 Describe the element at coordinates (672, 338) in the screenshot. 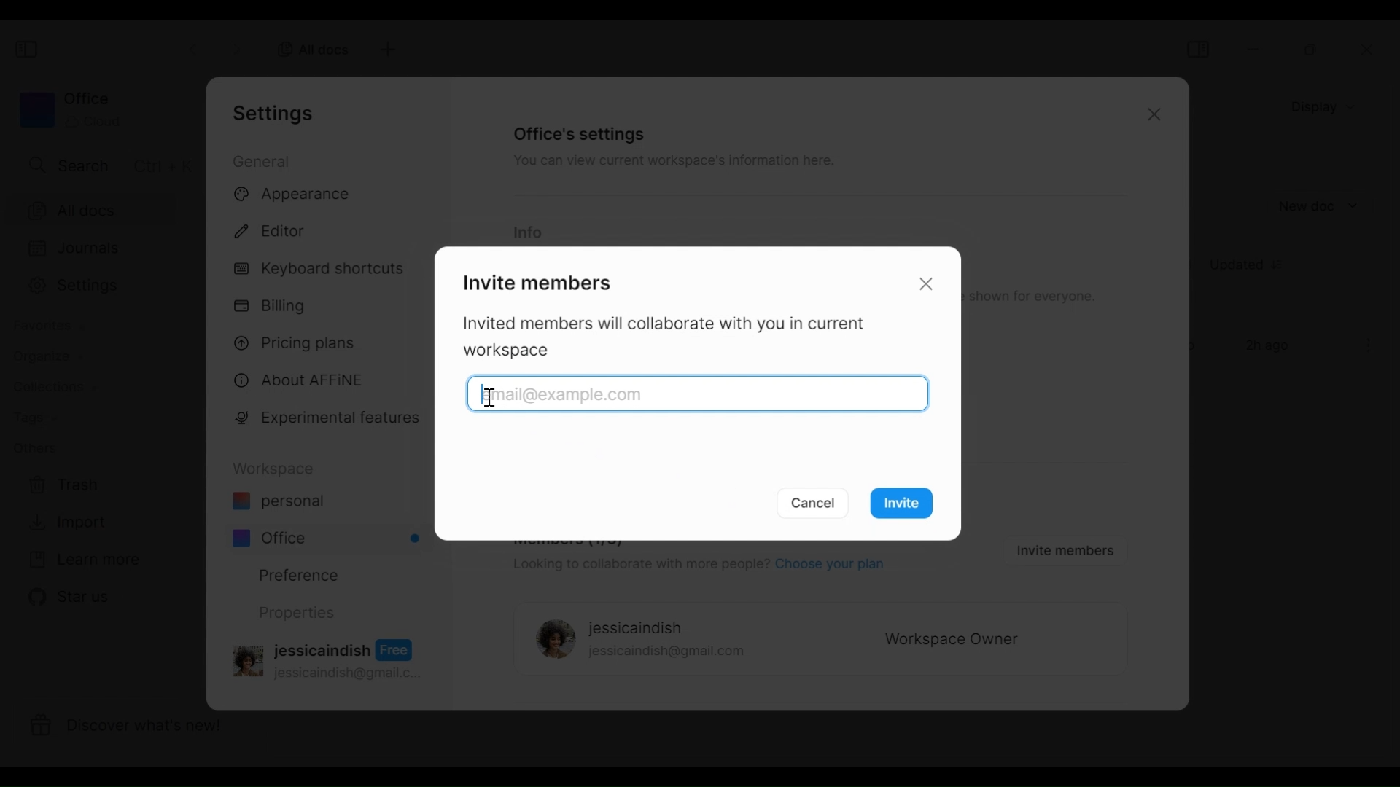

I see `Invited members will collaborate with you in current
workspace` at that location.